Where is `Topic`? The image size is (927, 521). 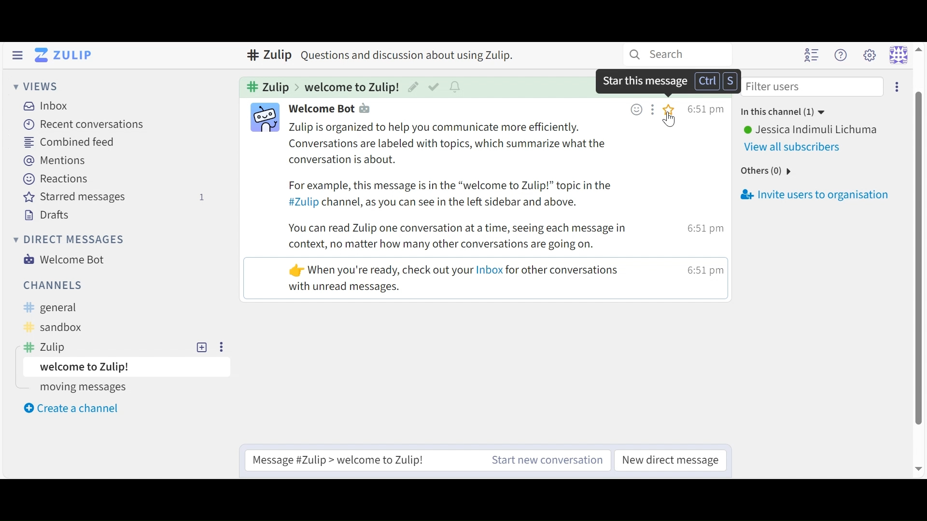 Topic is located at coordinates (131, 368).